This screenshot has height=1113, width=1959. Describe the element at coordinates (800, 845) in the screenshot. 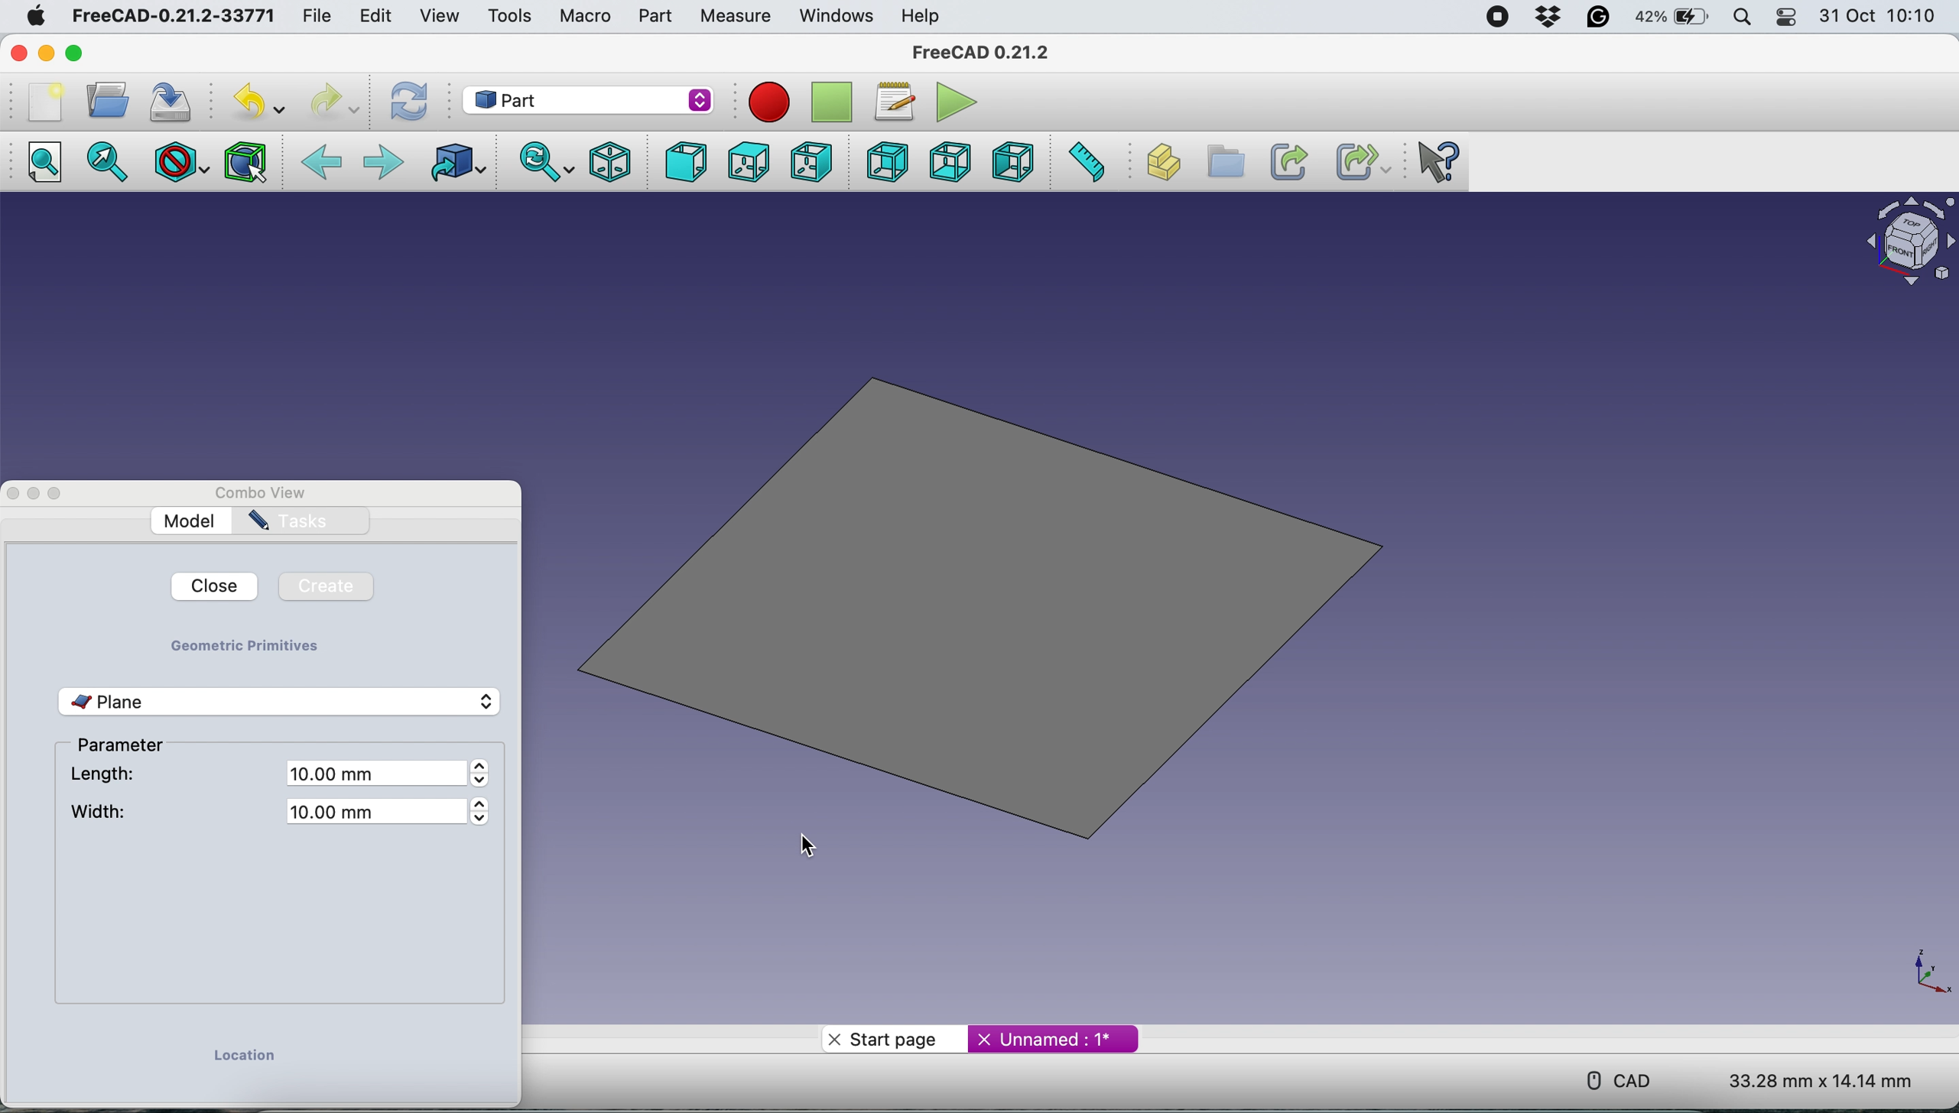

I see `cursor` at that location.